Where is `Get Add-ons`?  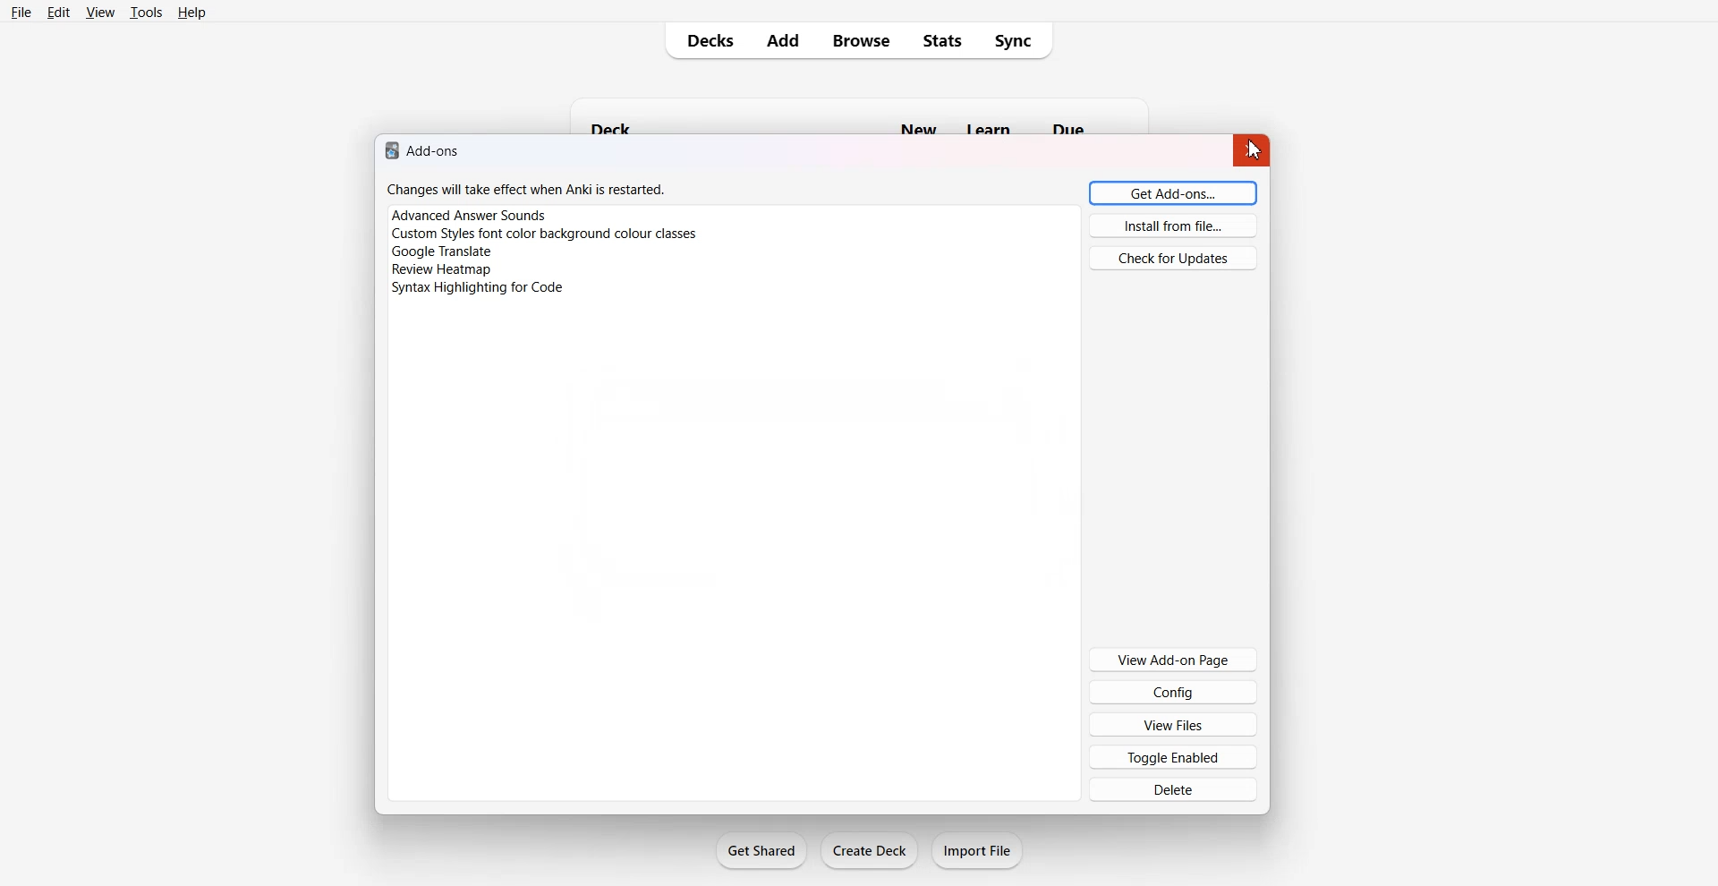 Get Add-ons is located at coordinates (1172, 192).